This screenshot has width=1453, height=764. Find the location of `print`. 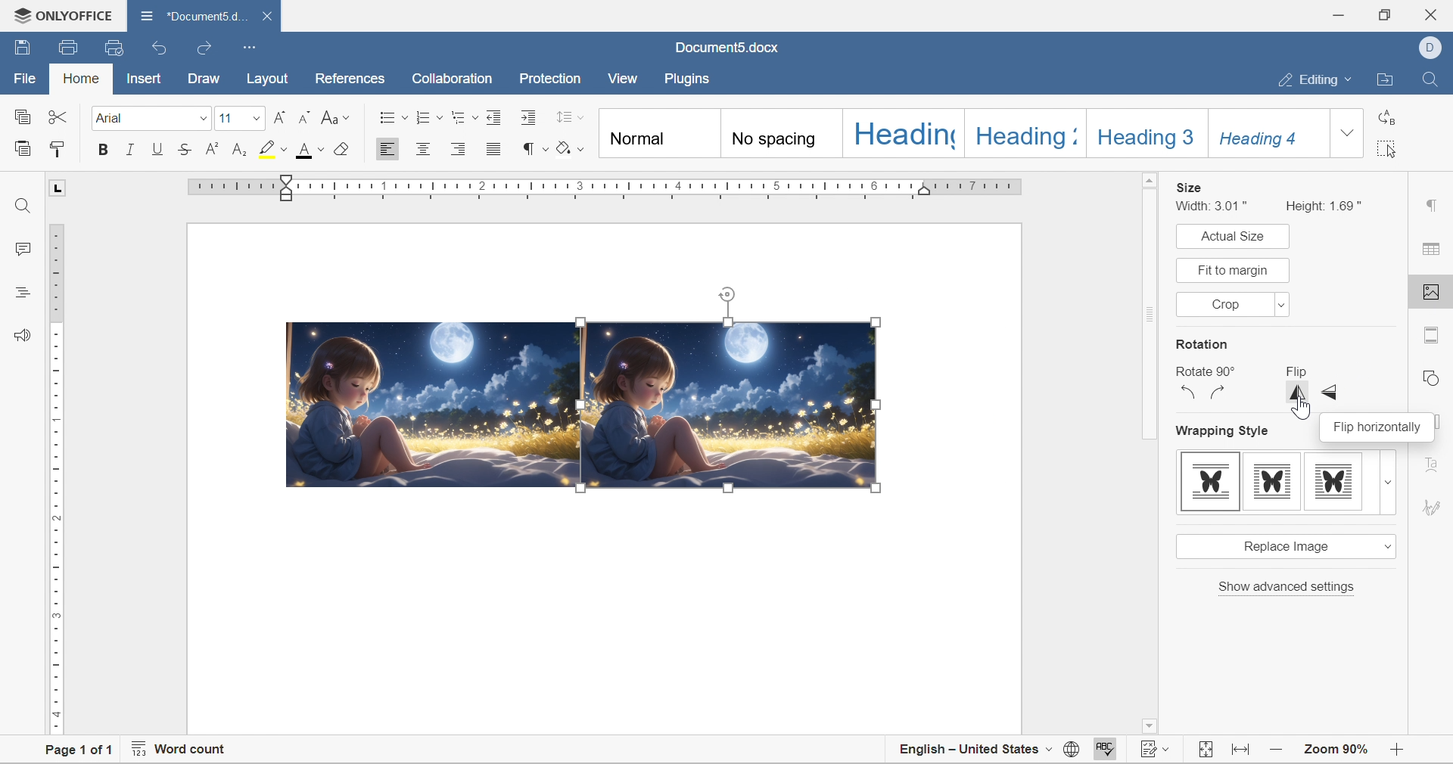

print is located at coordinates (66, 50).